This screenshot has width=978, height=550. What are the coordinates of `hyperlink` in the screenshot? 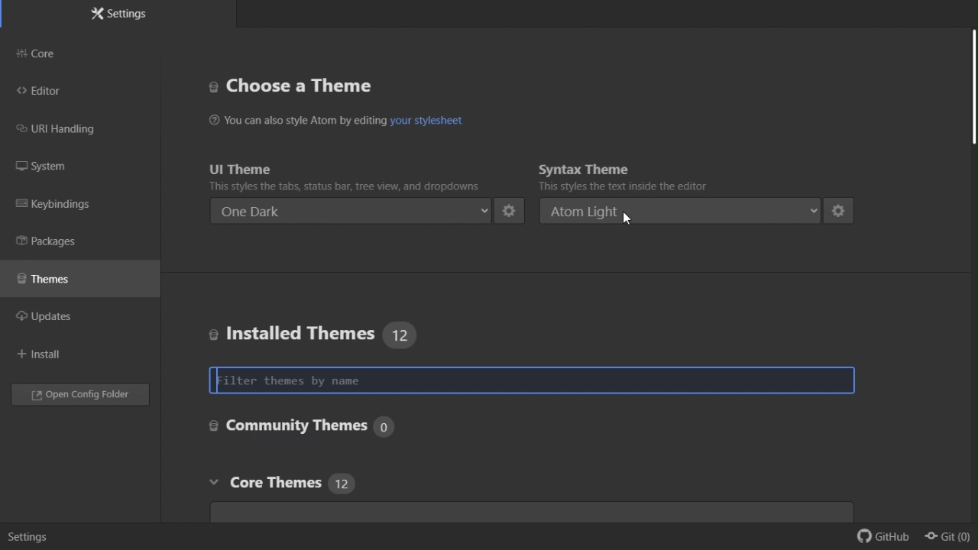 It's located at (427, 122).